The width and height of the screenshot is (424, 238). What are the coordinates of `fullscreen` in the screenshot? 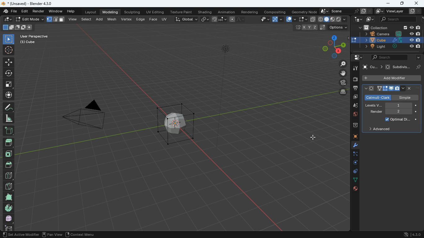 It's located at (8, 84).